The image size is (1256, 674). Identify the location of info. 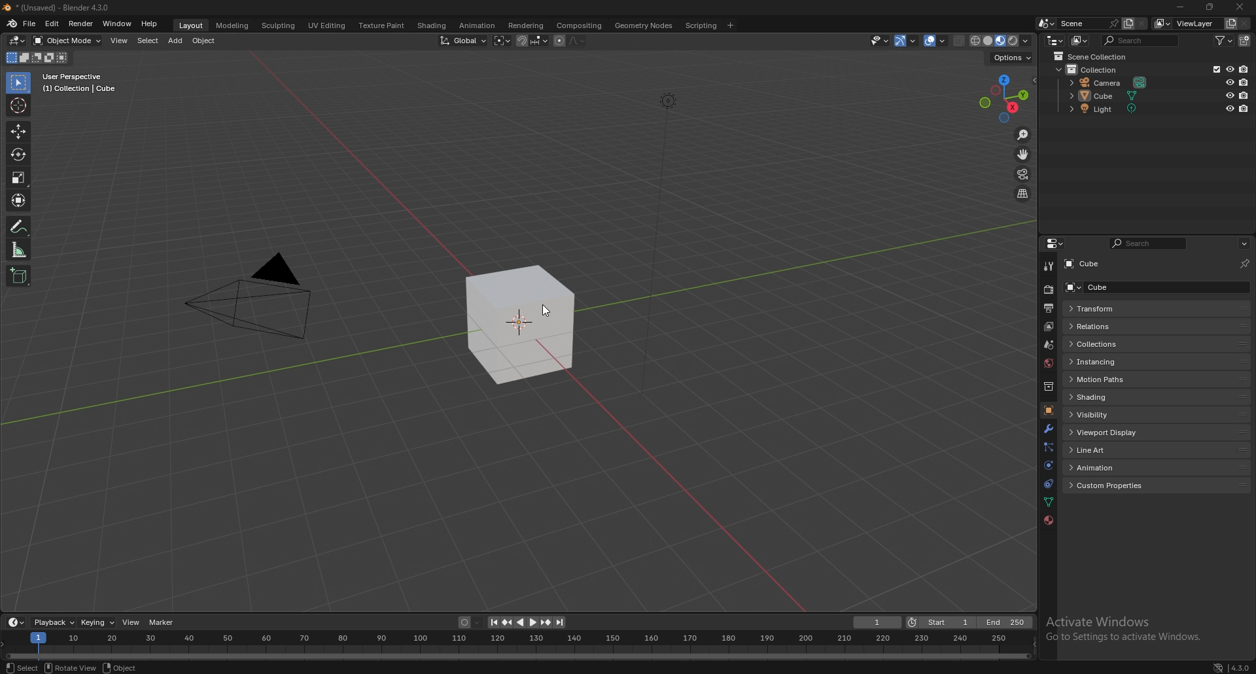
(81, 82).